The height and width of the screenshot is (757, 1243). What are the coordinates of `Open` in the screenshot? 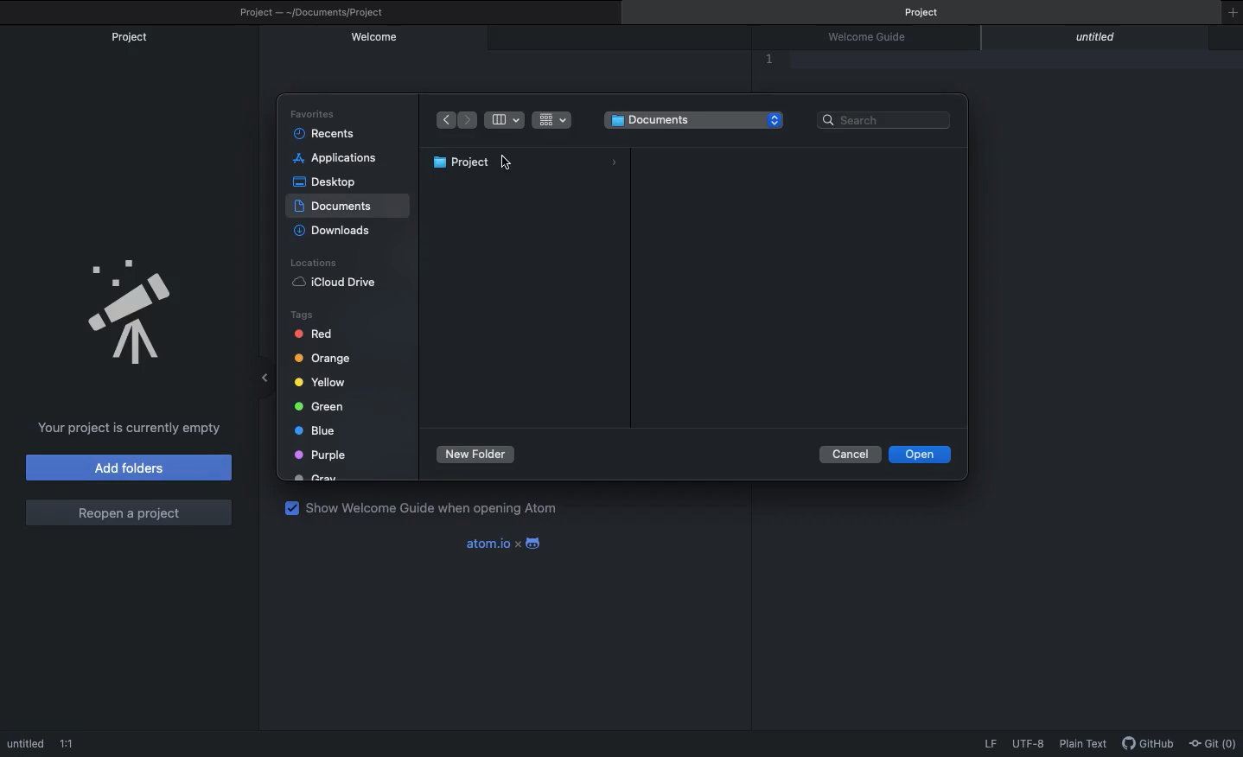 It's located at (924, 455).